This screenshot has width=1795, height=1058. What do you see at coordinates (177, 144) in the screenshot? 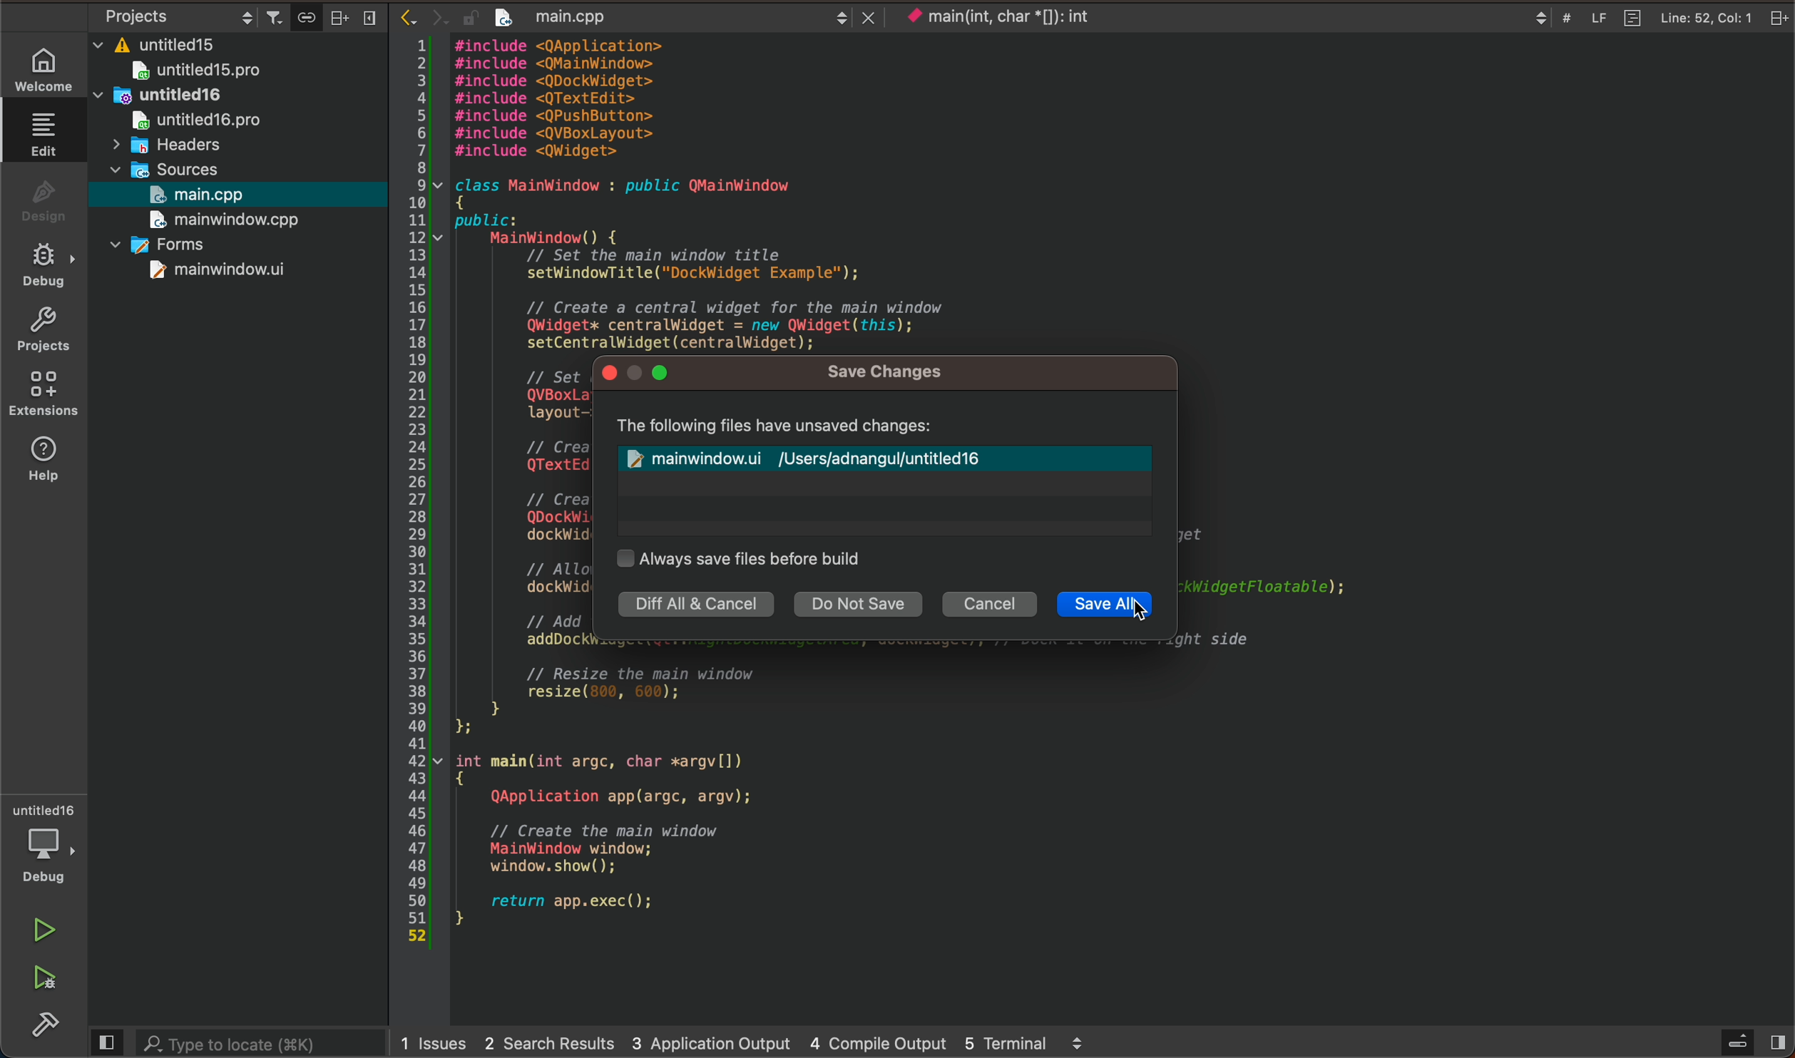
I see `headers` at bounding box center [177, 144].